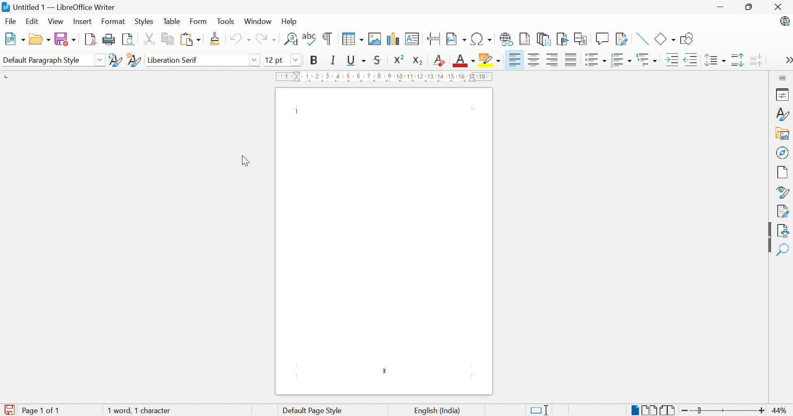 The image size is (793, 416). I want to click on Font color, so click(465, 61).